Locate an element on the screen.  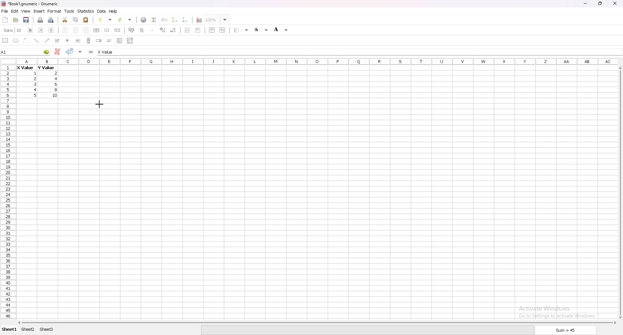
centre horizontally is located at coordinates (97, 30).